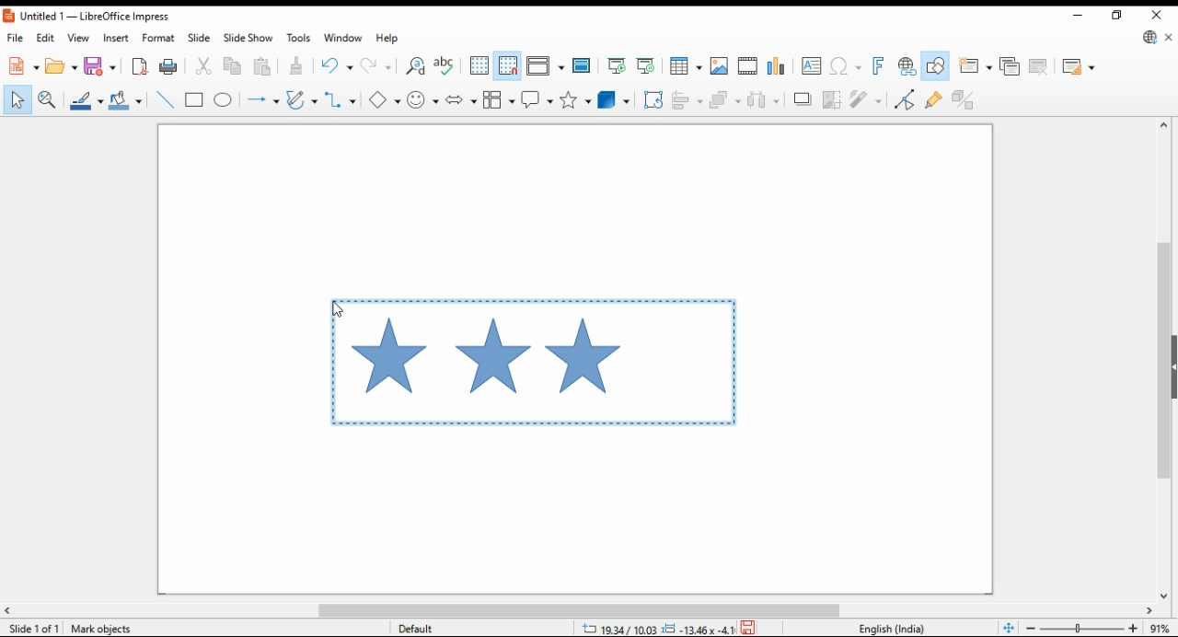 The width and height of the screenshot is (1178, 637). Describe the element at coordinates (846, 66) in the screenshot. I see `insert special characters` at that location.